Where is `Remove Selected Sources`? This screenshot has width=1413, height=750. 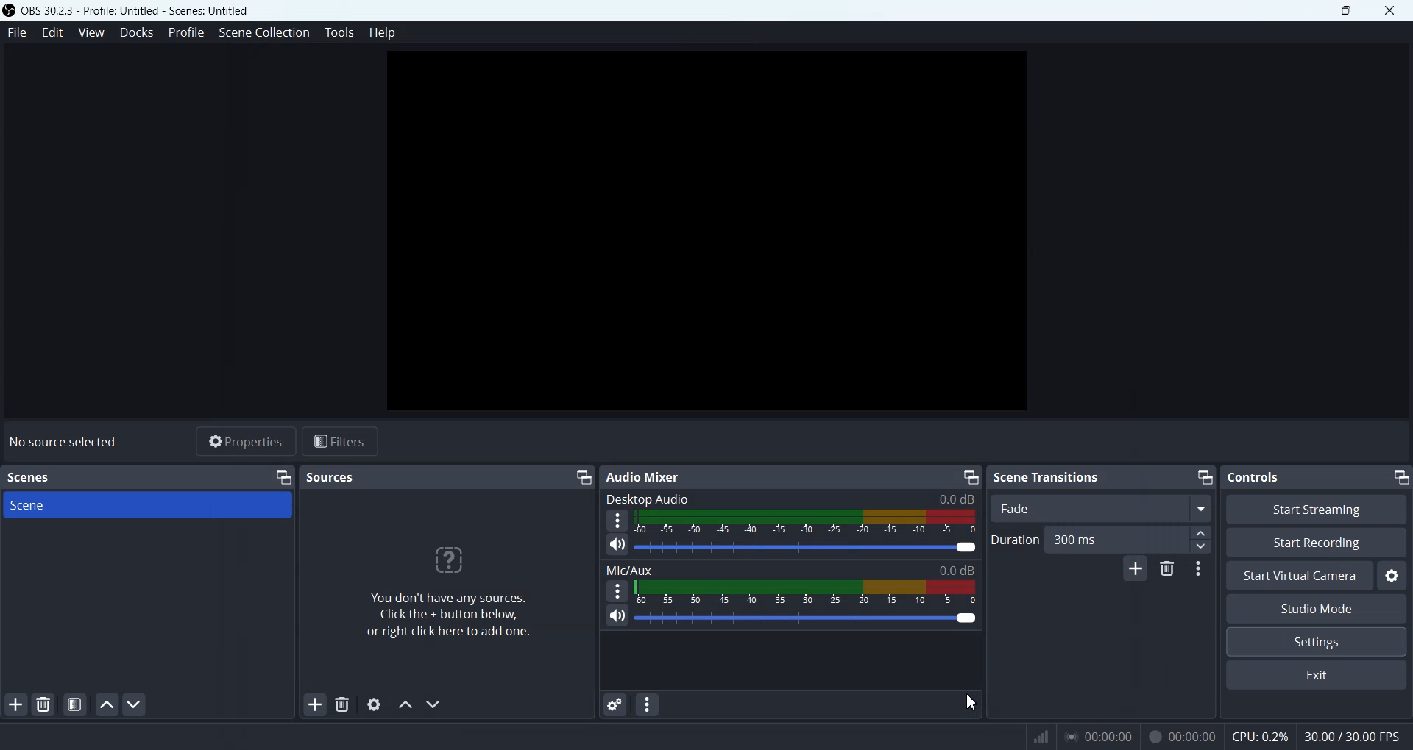
Remove Selected Sources is located at coordinates (344, 704).